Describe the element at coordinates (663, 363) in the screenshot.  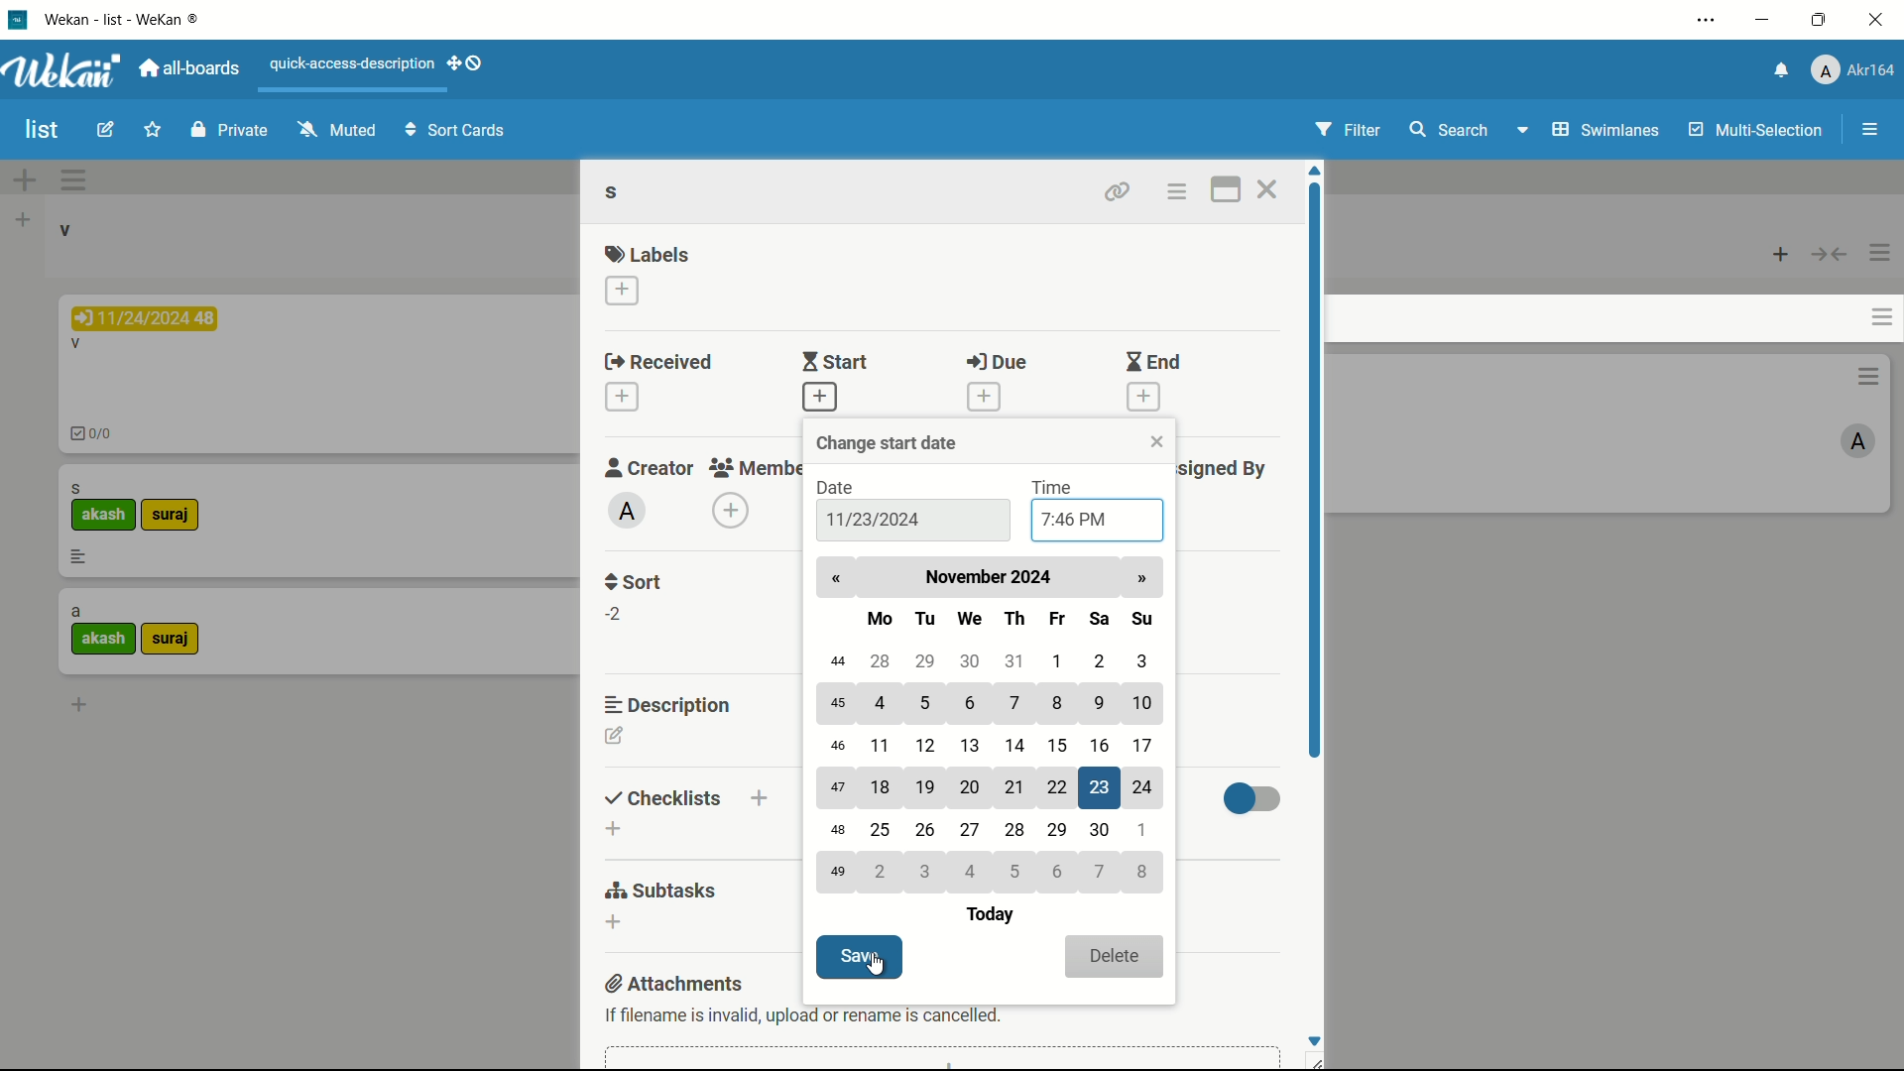
I see `received` at that location.